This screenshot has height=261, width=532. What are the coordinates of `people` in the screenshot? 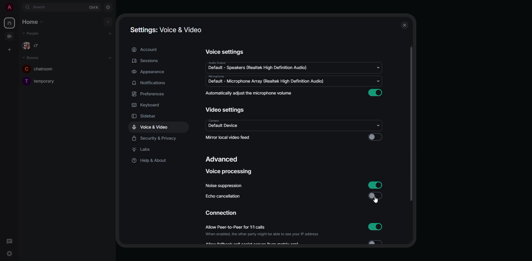 It's located at (35, 33).